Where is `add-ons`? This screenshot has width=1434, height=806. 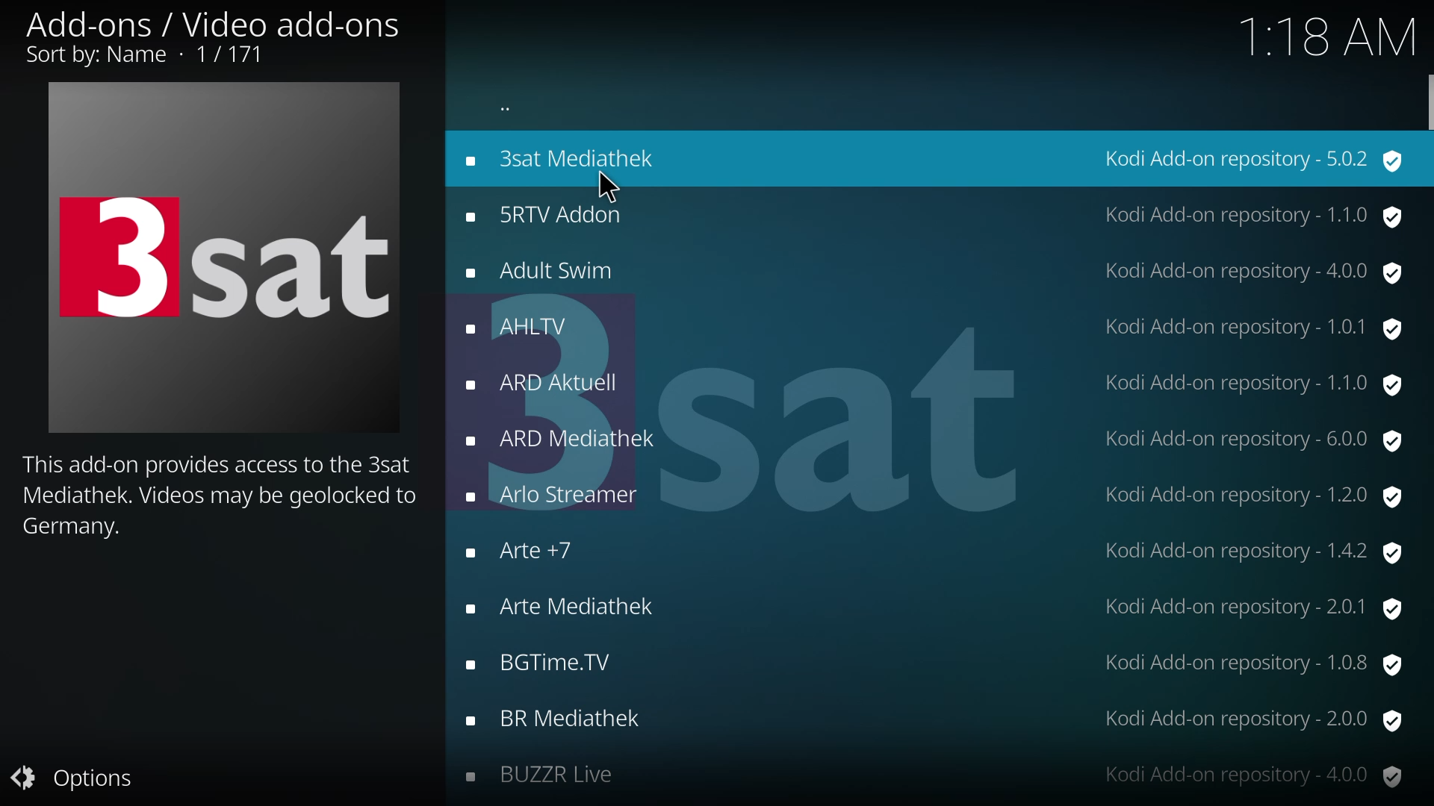 add-ons is located at coordinates (572, 158).